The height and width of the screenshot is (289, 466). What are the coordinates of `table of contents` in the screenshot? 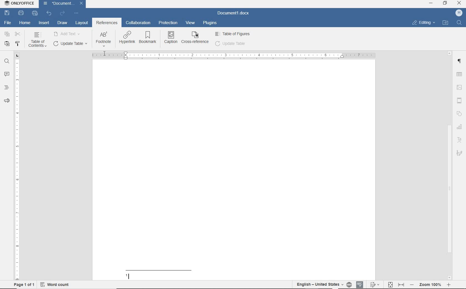 It's located at (37, 40).